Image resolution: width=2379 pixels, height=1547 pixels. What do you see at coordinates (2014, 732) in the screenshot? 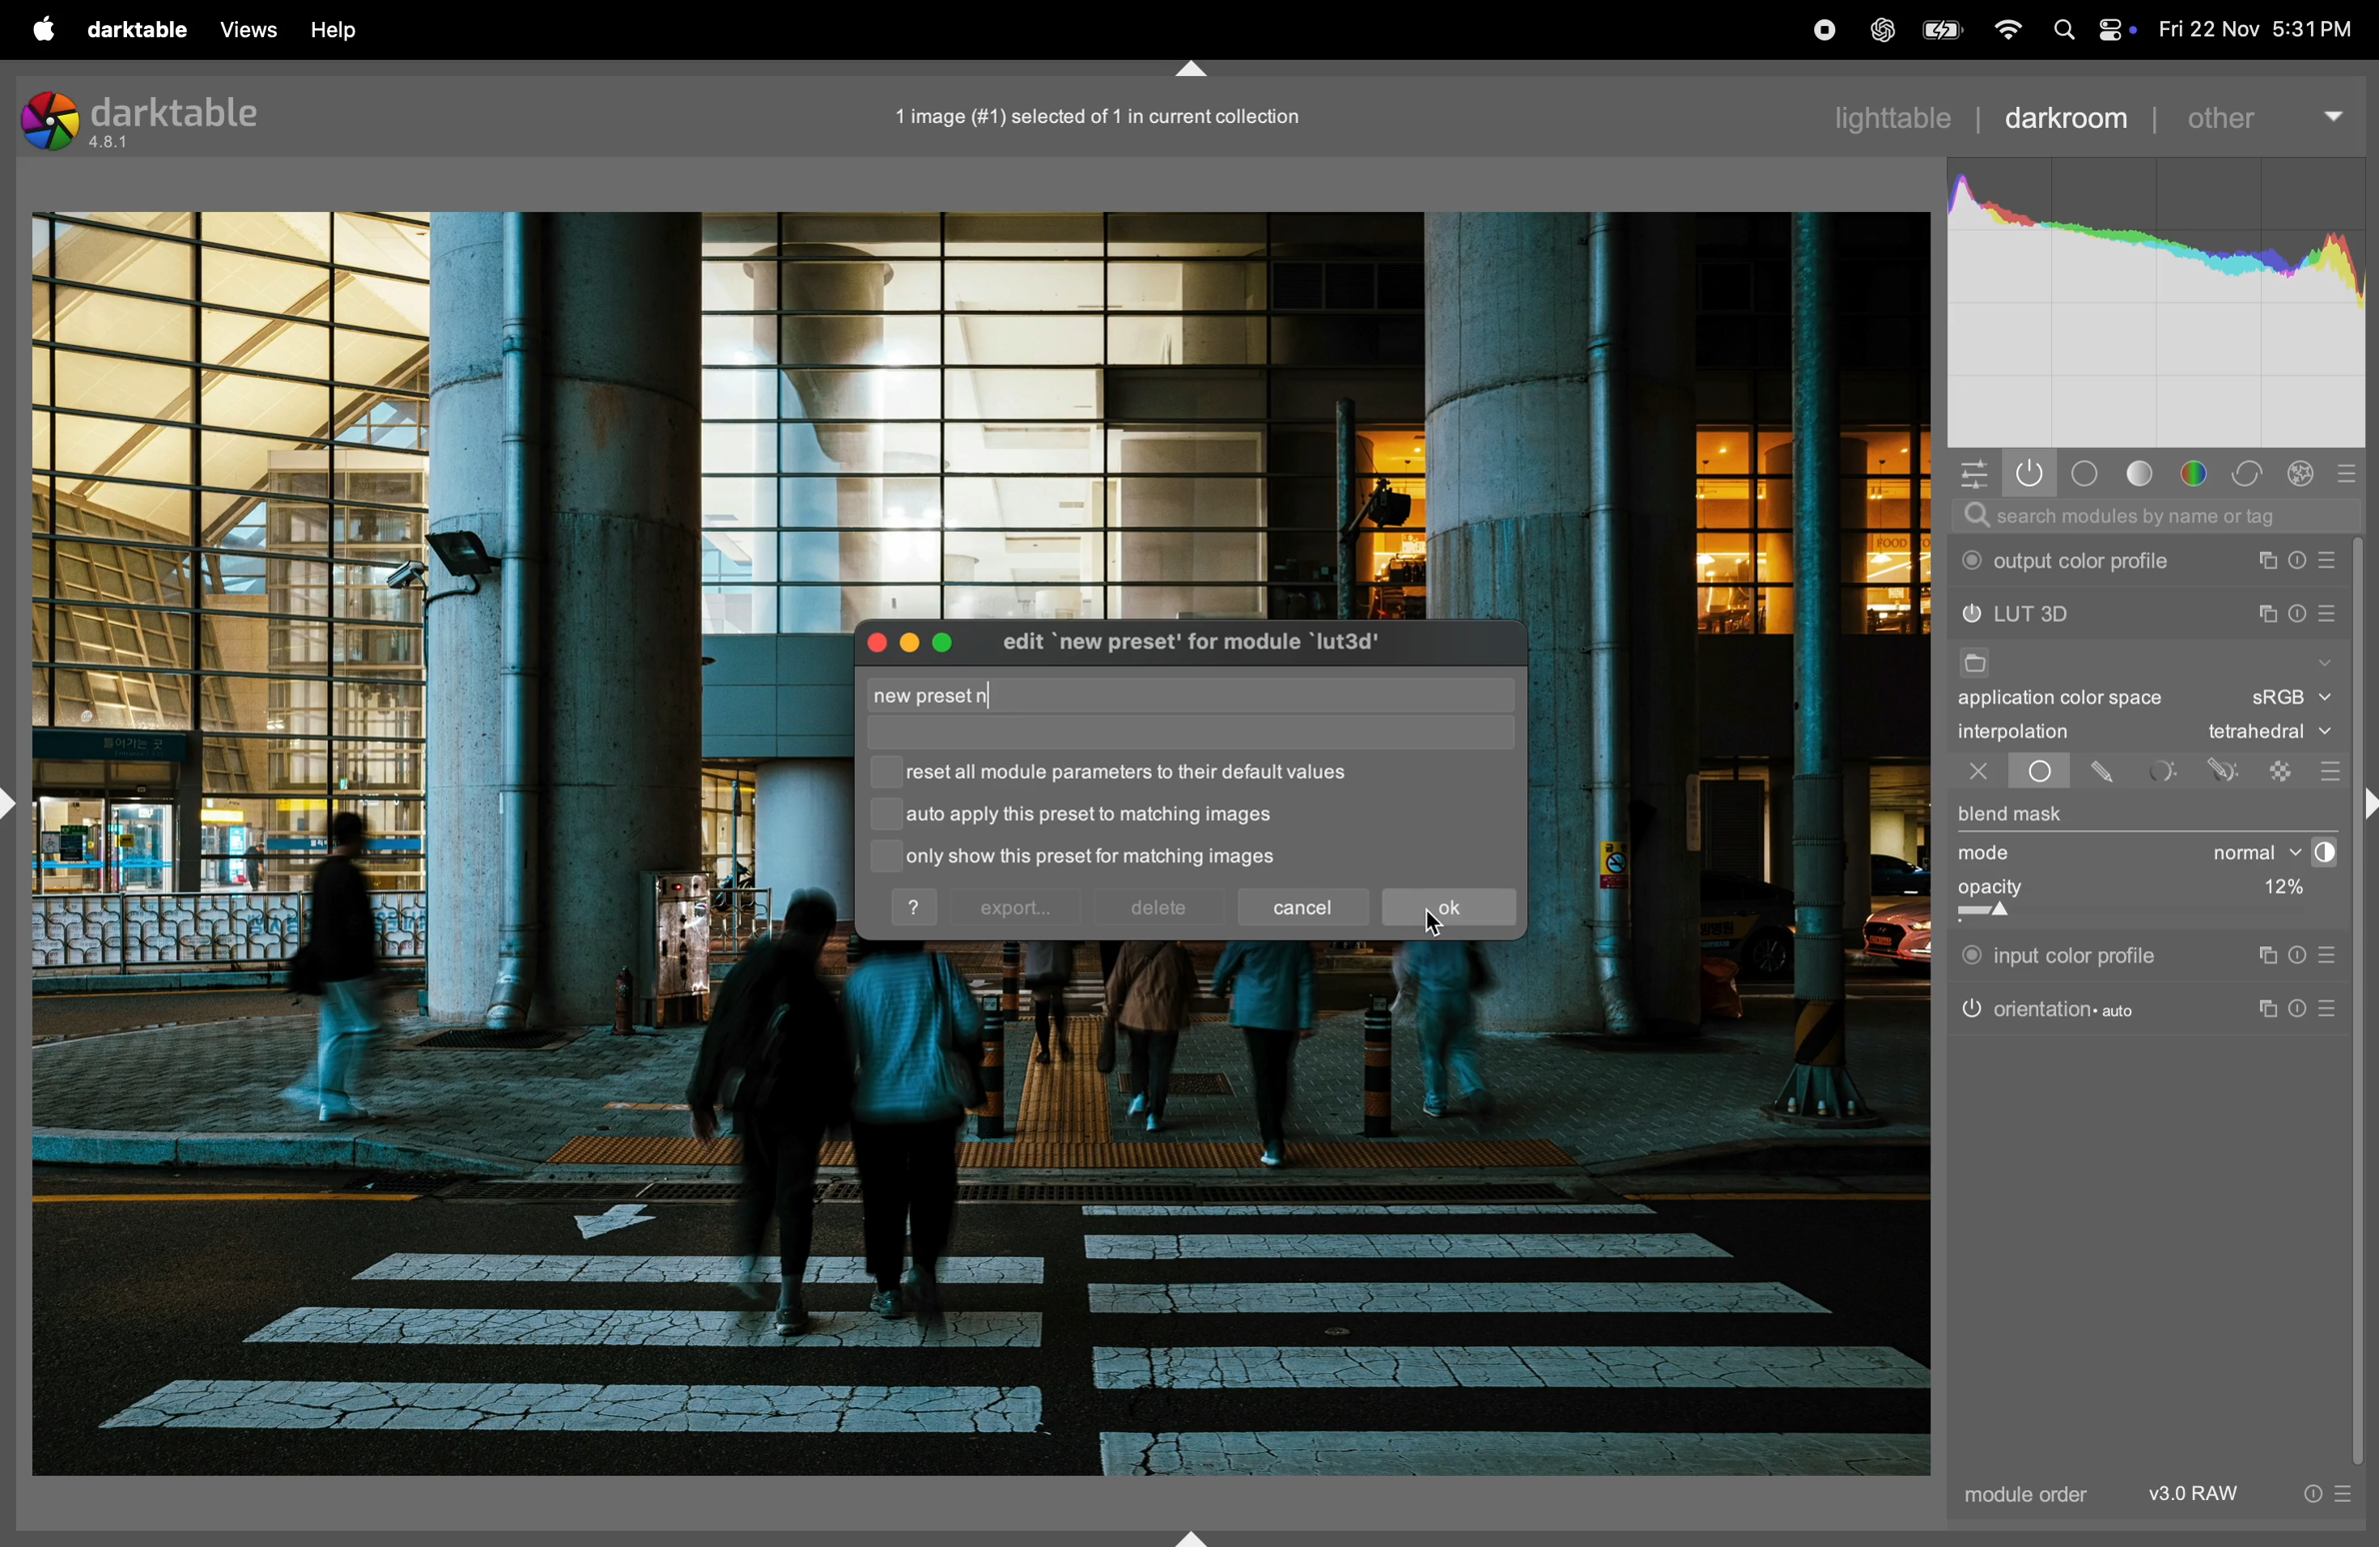
I see `interpolation` at bounding box center [2014, 732].